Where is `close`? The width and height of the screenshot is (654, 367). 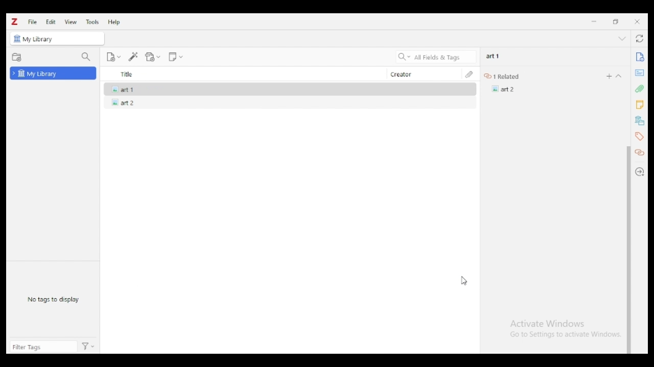 close is located at coordinates (637, 21).